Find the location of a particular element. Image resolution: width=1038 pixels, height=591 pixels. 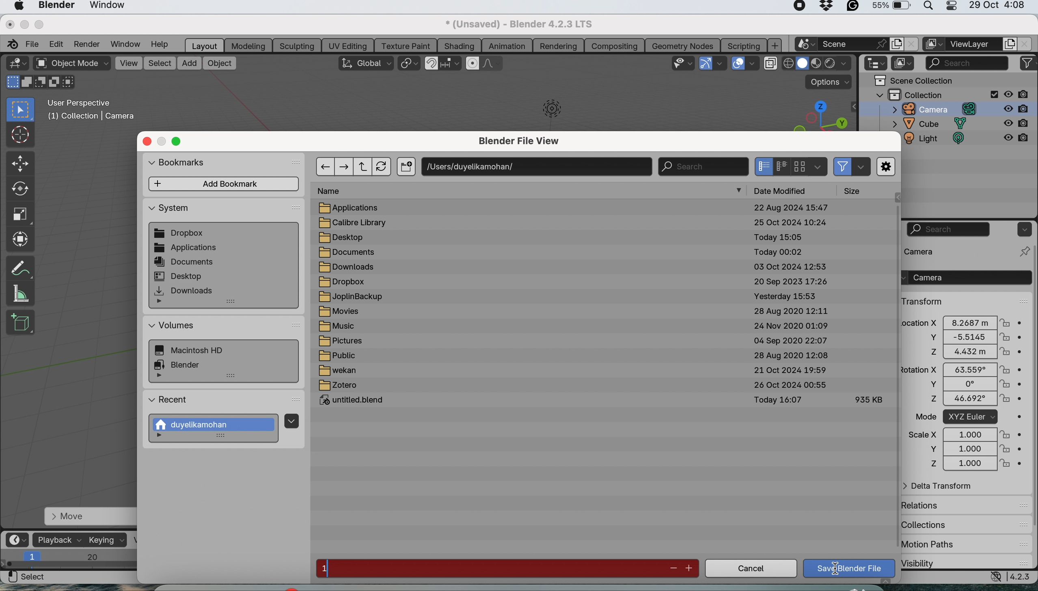

edit is located at coordinates (56, 43).